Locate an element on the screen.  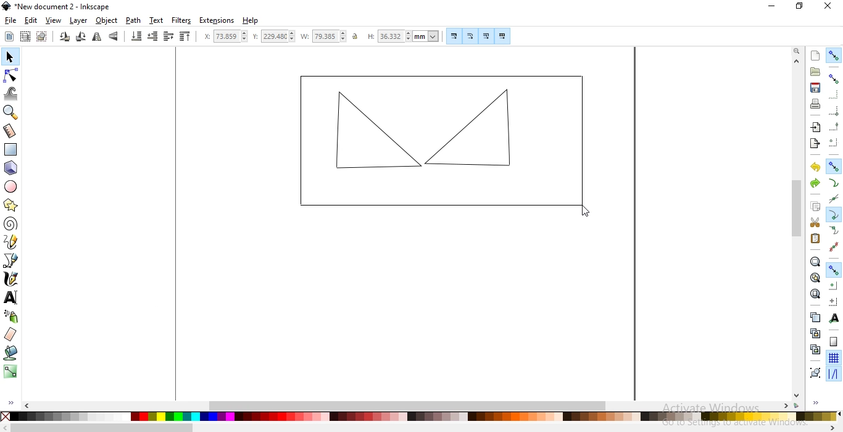
draw calligraphic or brush strokes is located at coordinates (11, 280).